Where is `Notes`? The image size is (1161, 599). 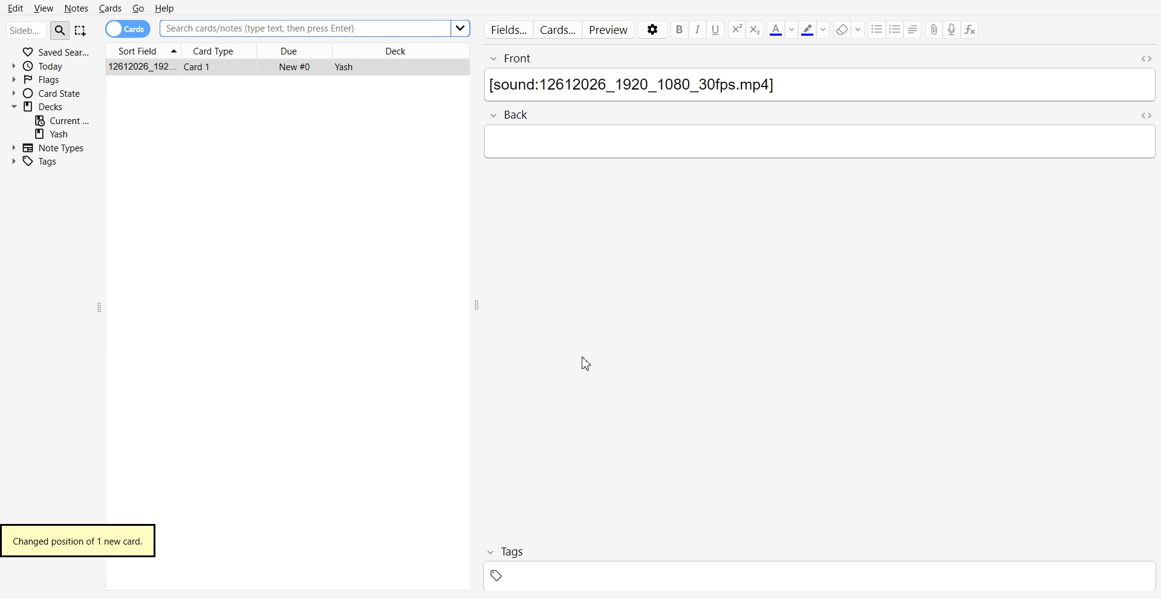
Notes is located at coordinates (76, 8).